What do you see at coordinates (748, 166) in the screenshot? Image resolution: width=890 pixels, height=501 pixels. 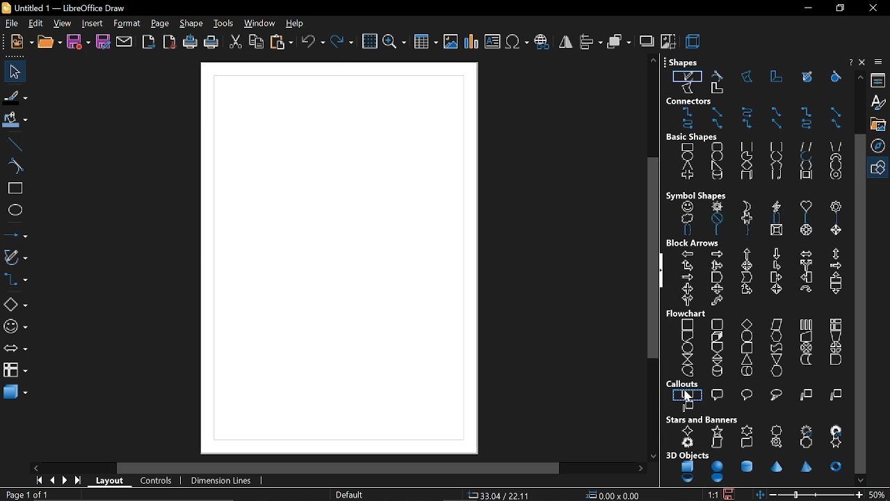 I see `diamond` at bounding box center [748, 166].